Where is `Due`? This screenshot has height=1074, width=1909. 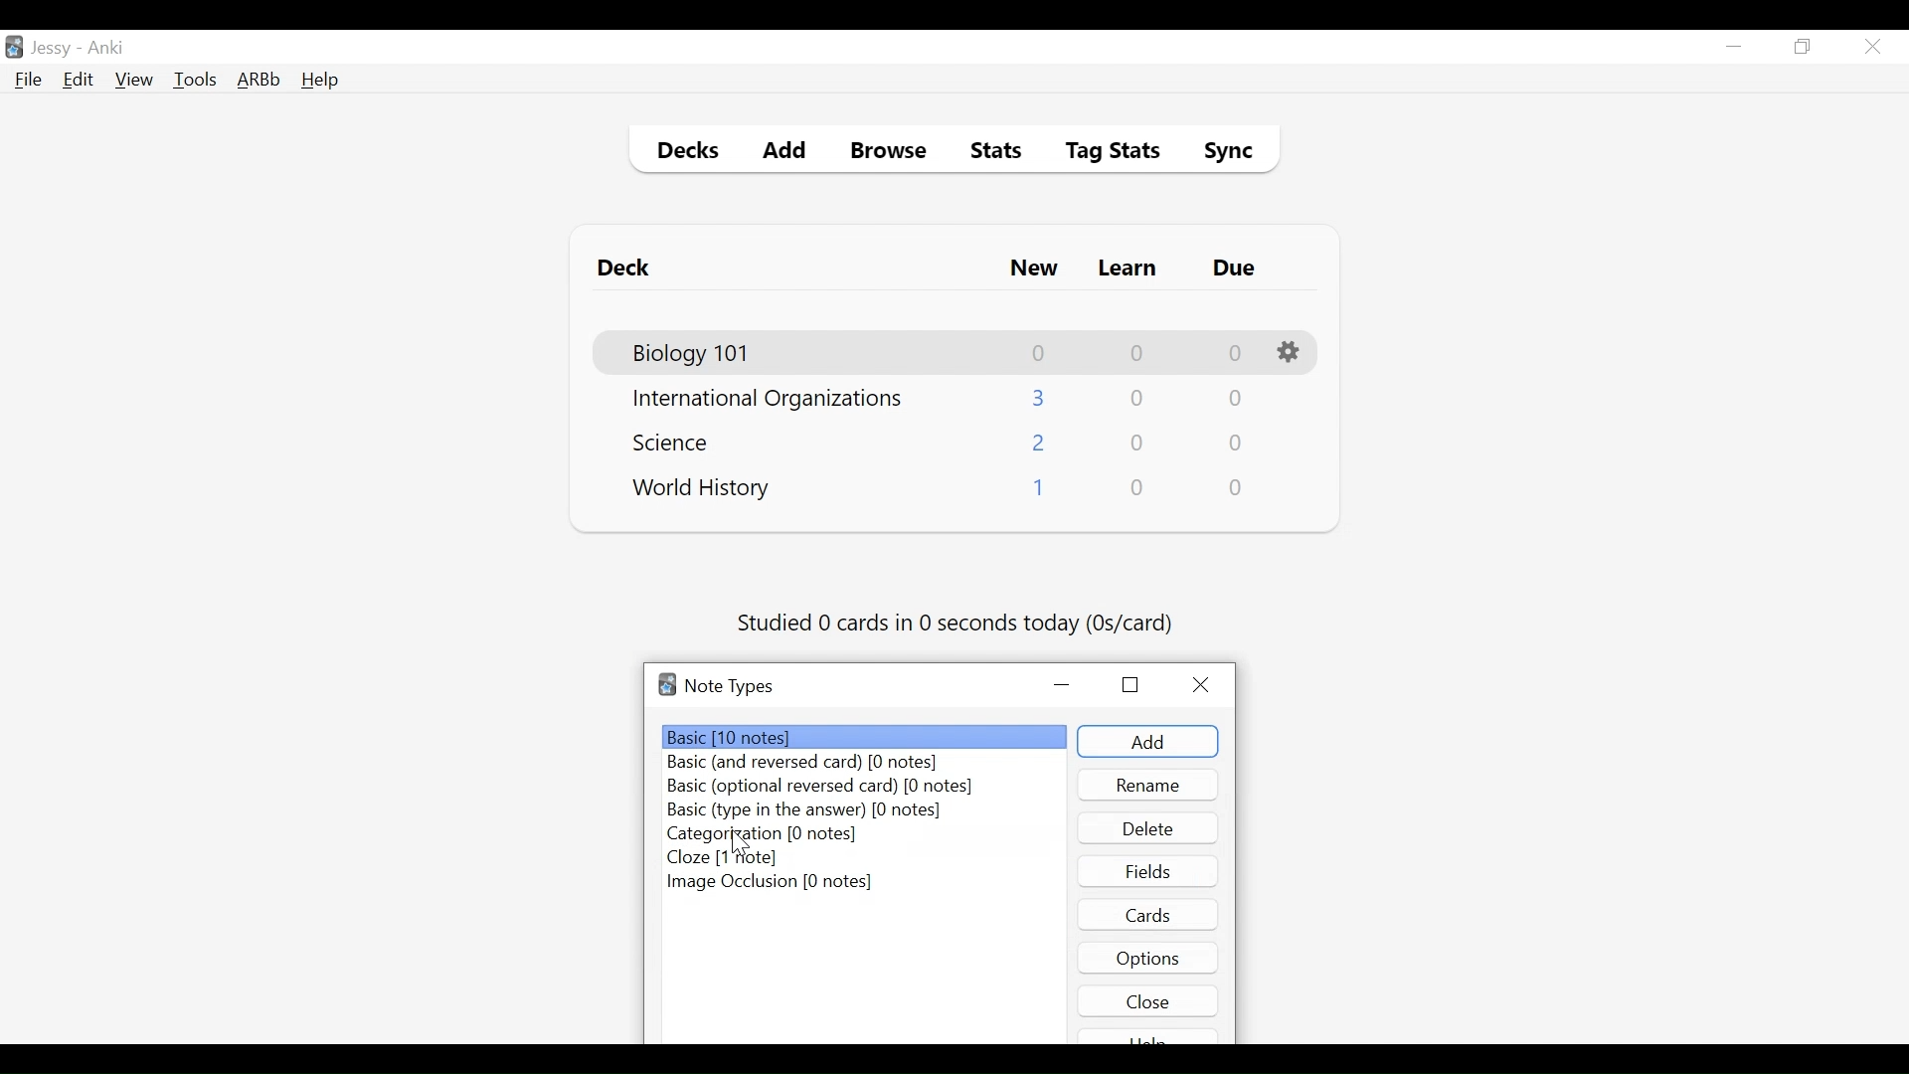
Due is located at coordinates (1236, 268).